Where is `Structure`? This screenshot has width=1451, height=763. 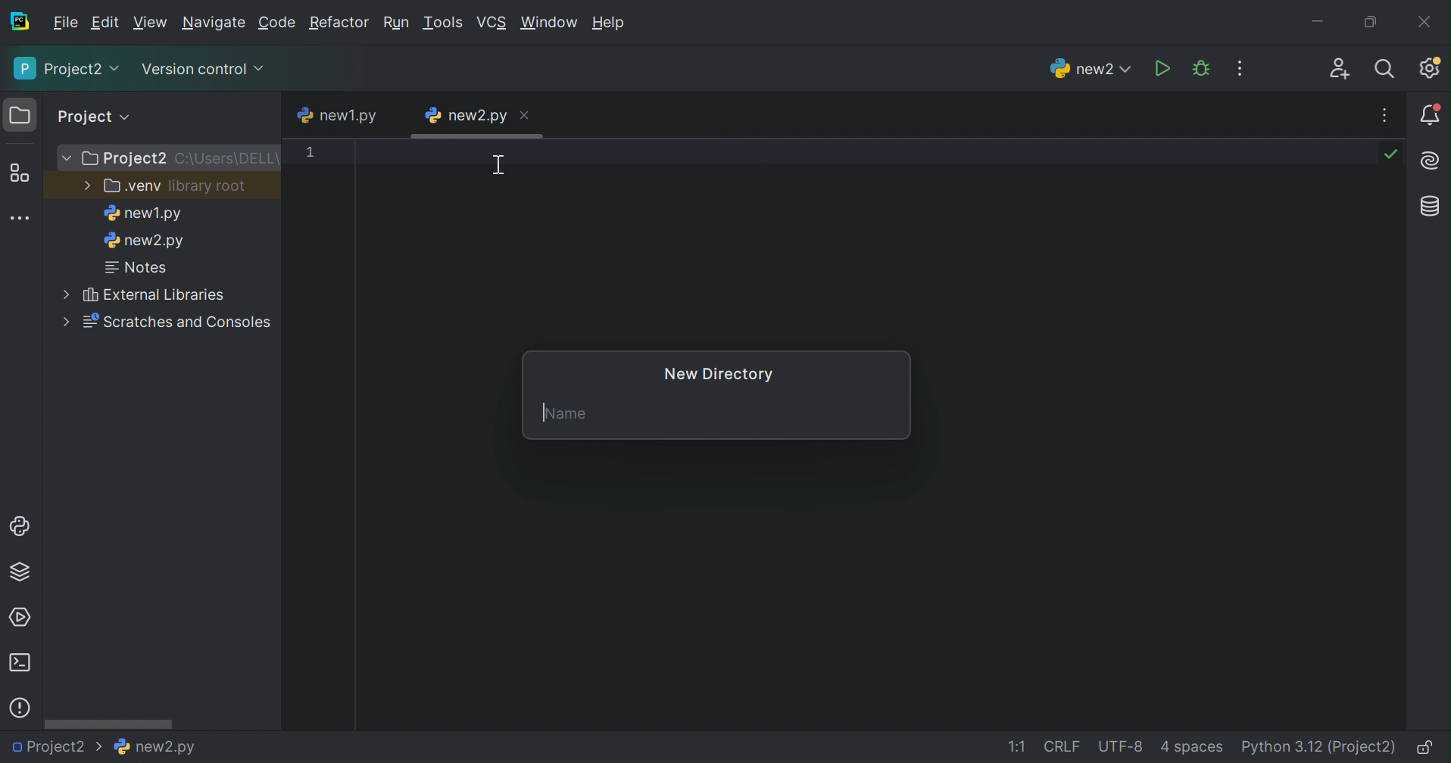
Structure is located at coordinates (20, 173).